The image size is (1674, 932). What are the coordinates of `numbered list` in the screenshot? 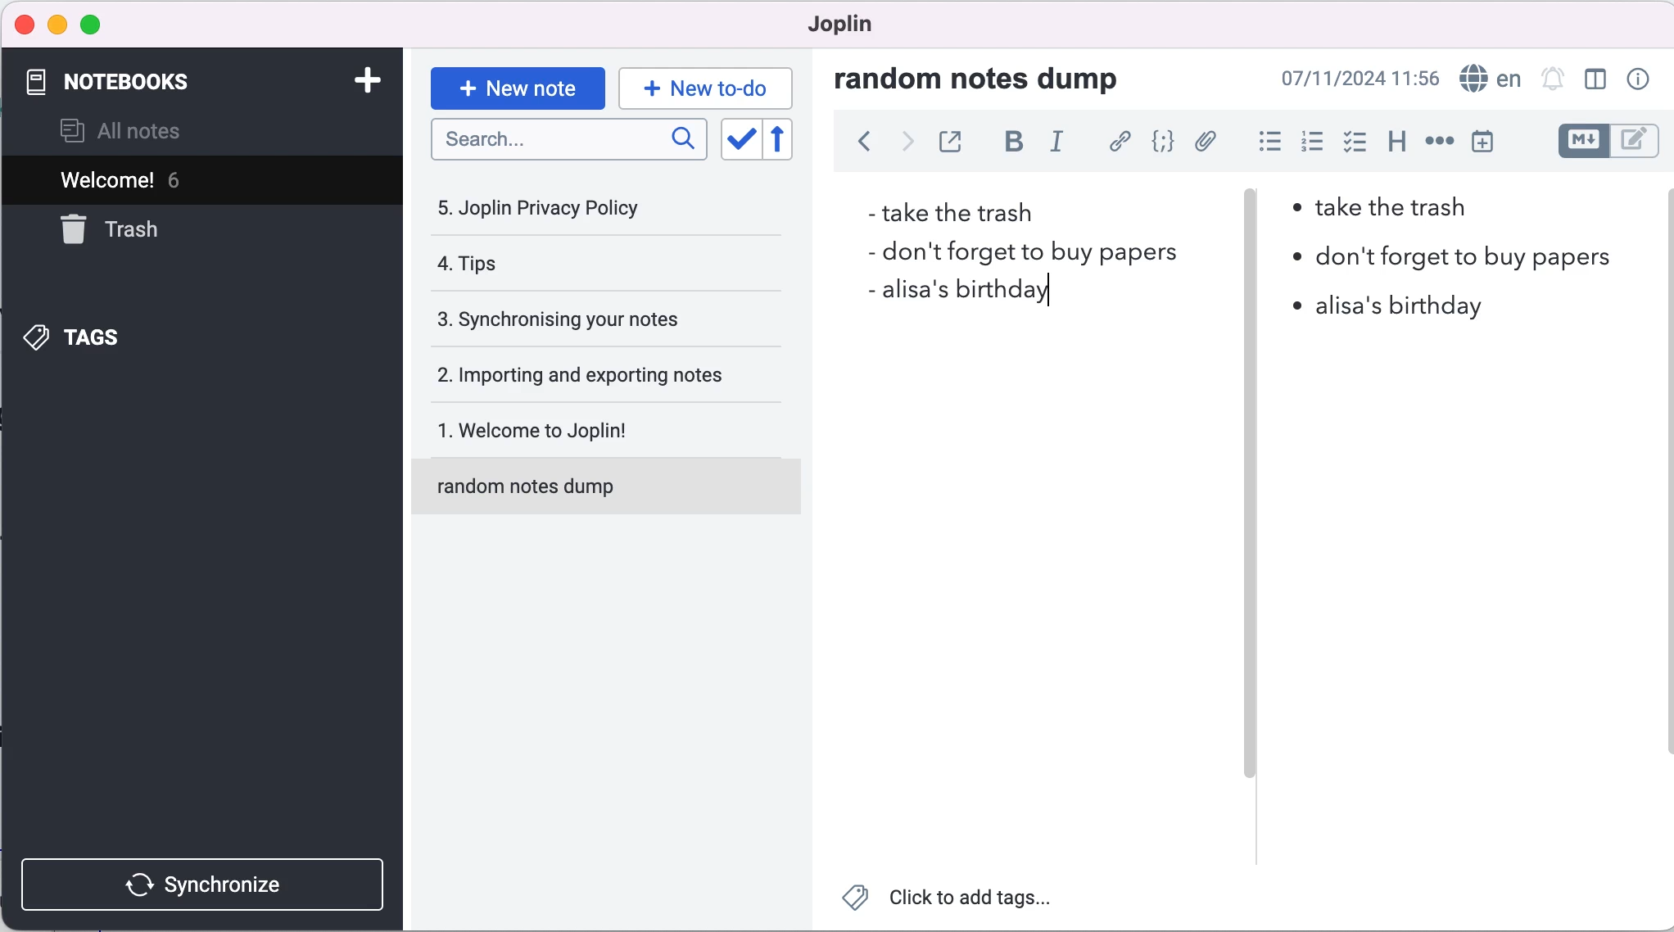 It's located at (1309, 142).